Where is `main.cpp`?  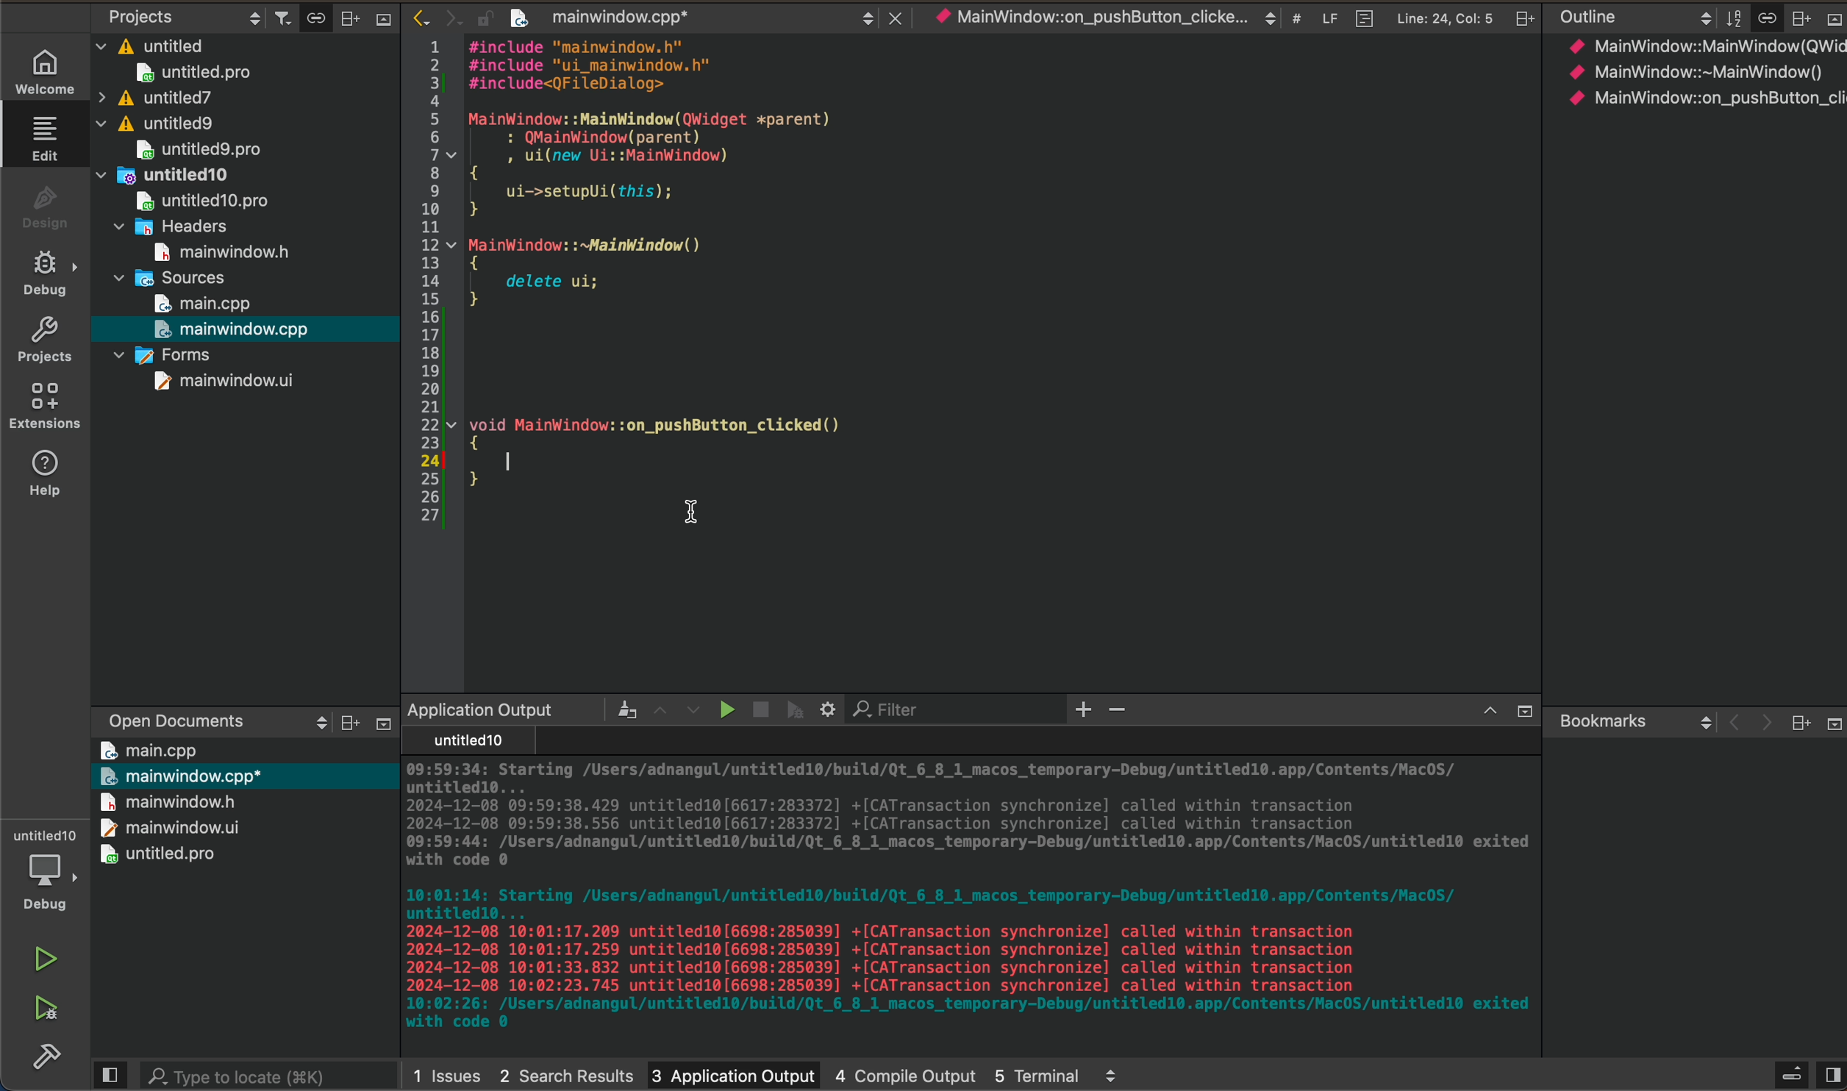
main.cpp is located at coordinates (150, 749).